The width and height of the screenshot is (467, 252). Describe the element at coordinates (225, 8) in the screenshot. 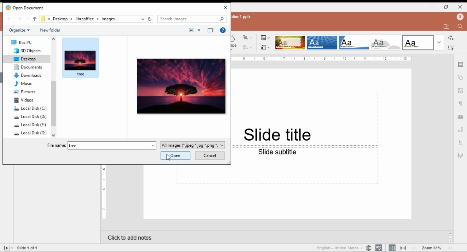

I see `close window` at that location.